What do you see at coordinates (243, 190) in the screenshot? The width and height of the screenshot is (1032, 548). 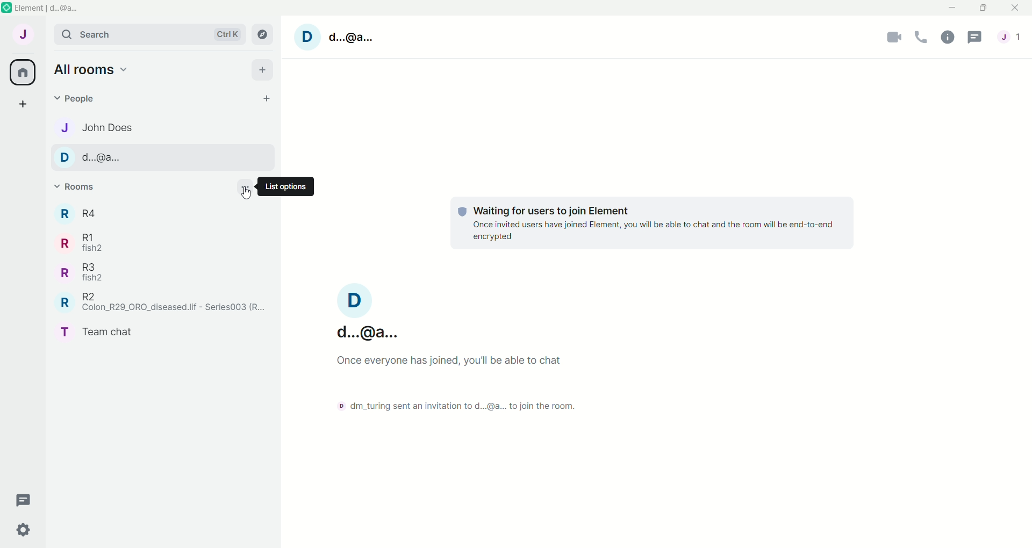 I see `List options` at bounding box center [243, 190].